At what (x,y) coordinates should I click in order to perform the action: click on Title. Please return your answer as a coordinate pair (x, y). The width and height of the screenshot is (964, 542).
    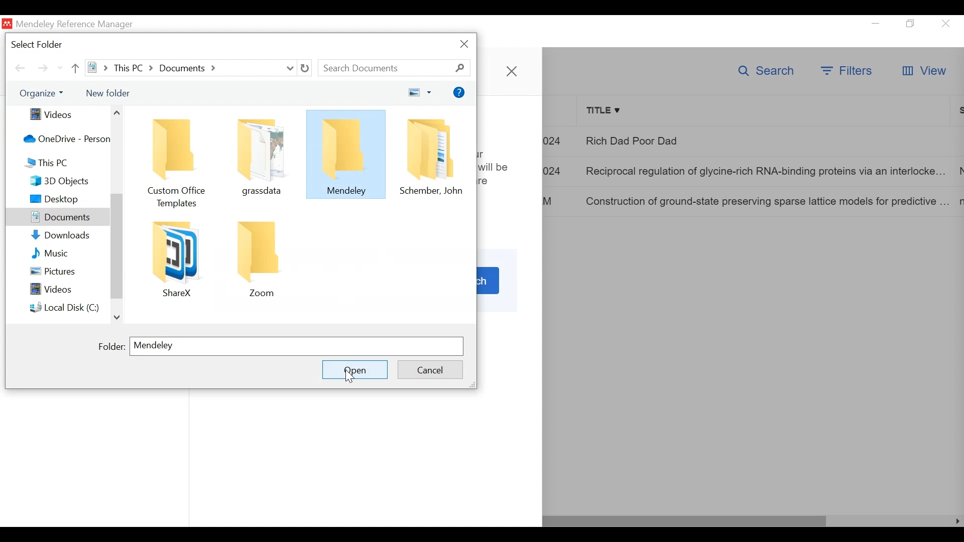
    Looking at the image, I should click on (766, 111).